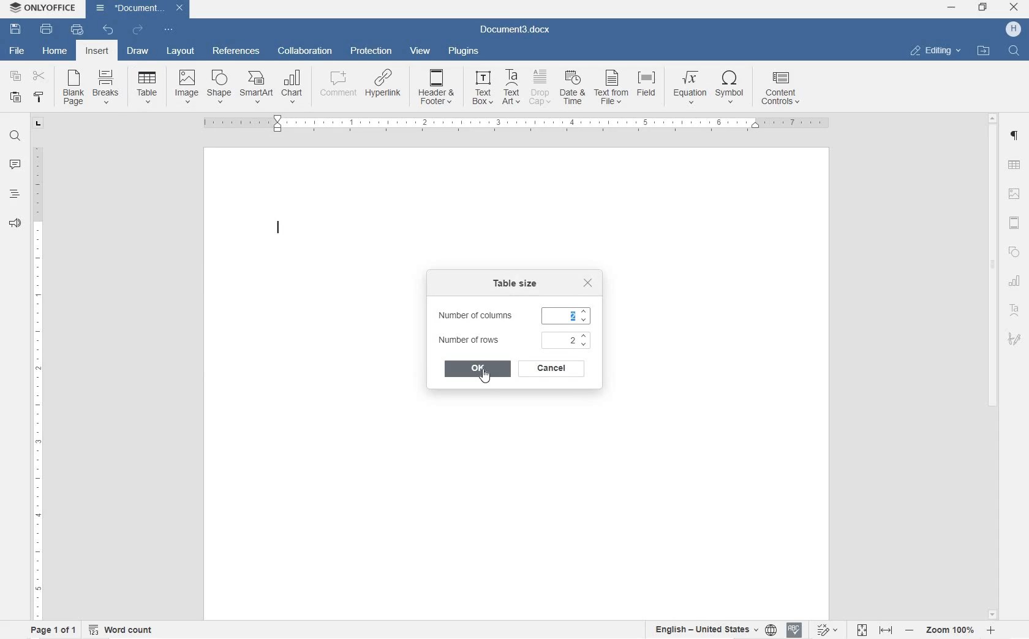 The image size is (1029, 639). Describe the element at coordinates (255, 88) in the screenshot. I see `SmartArt` at that location.